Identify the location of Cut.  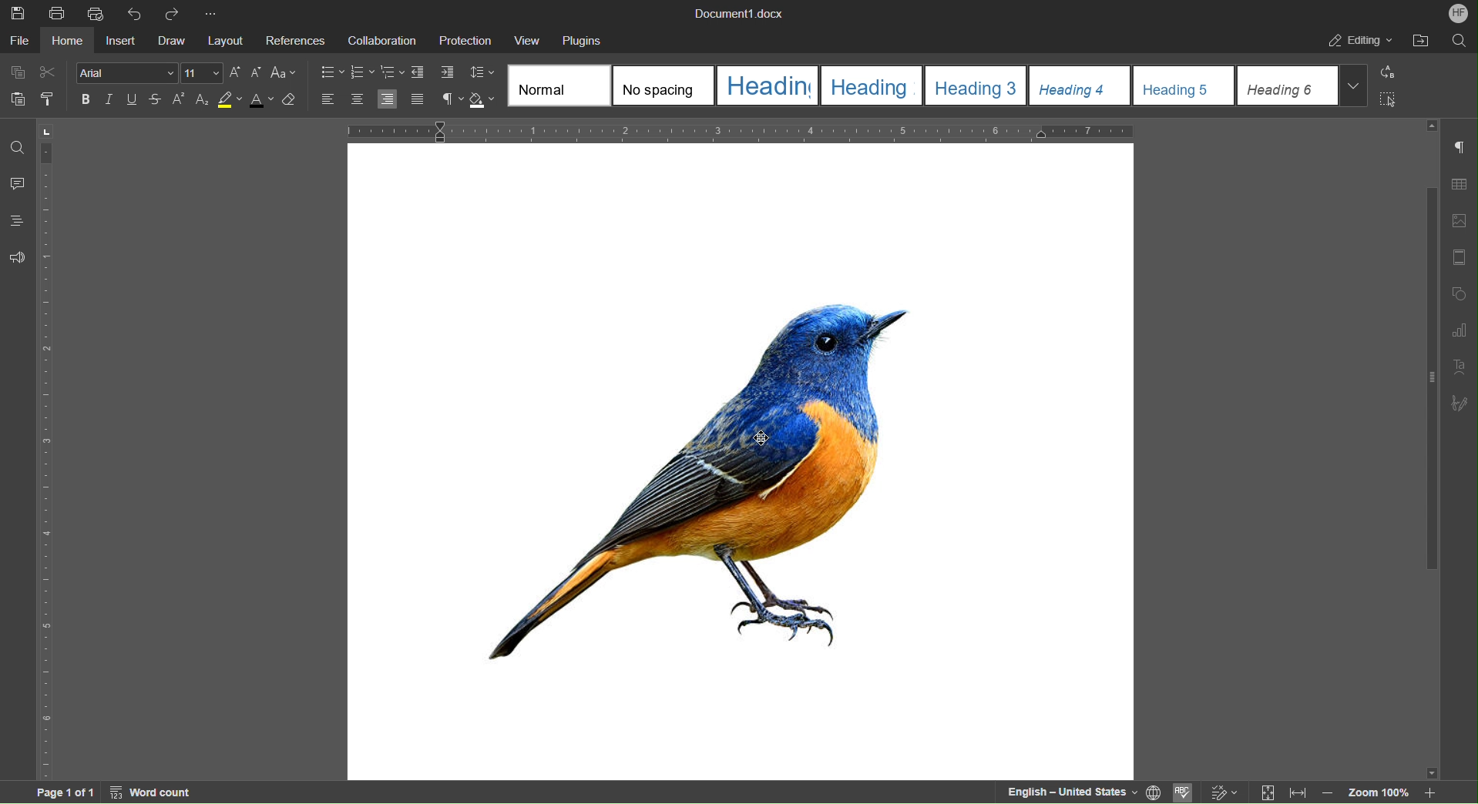
(49, 72).